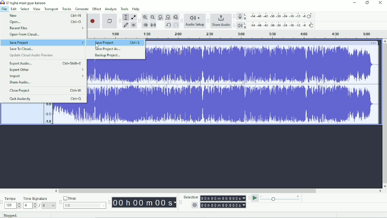 The image size is (387, 218). I want to click on Audio Setup, so click(195, 21).